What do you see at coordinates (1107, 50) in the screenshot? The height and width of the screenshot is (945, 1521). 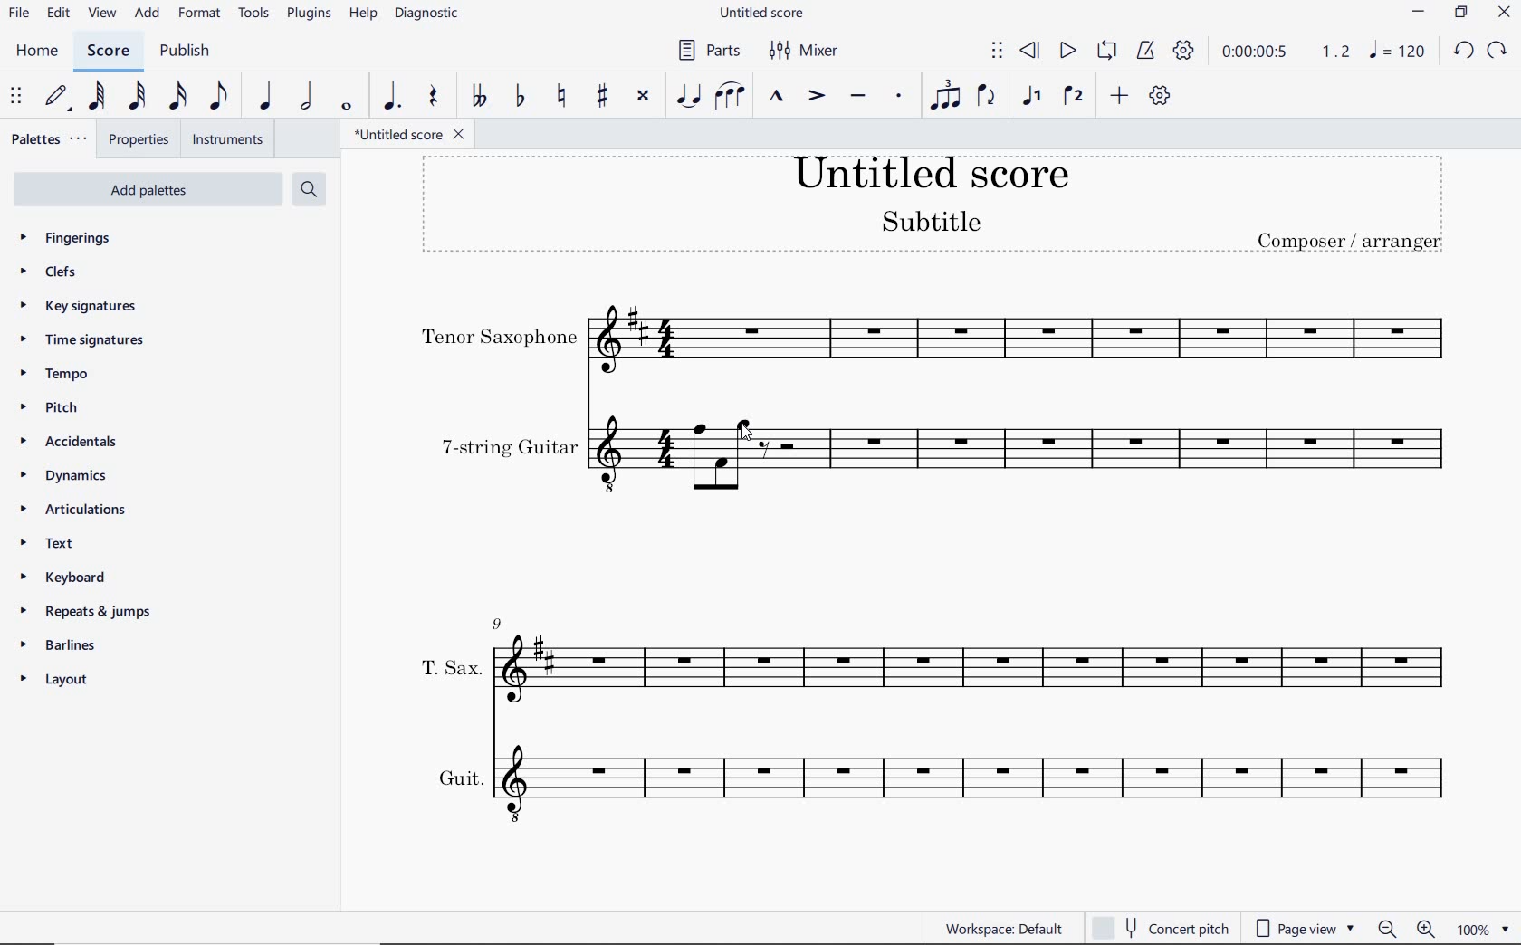 I see `LOOP PLAYBACK` at bounding box center [1107, 50].